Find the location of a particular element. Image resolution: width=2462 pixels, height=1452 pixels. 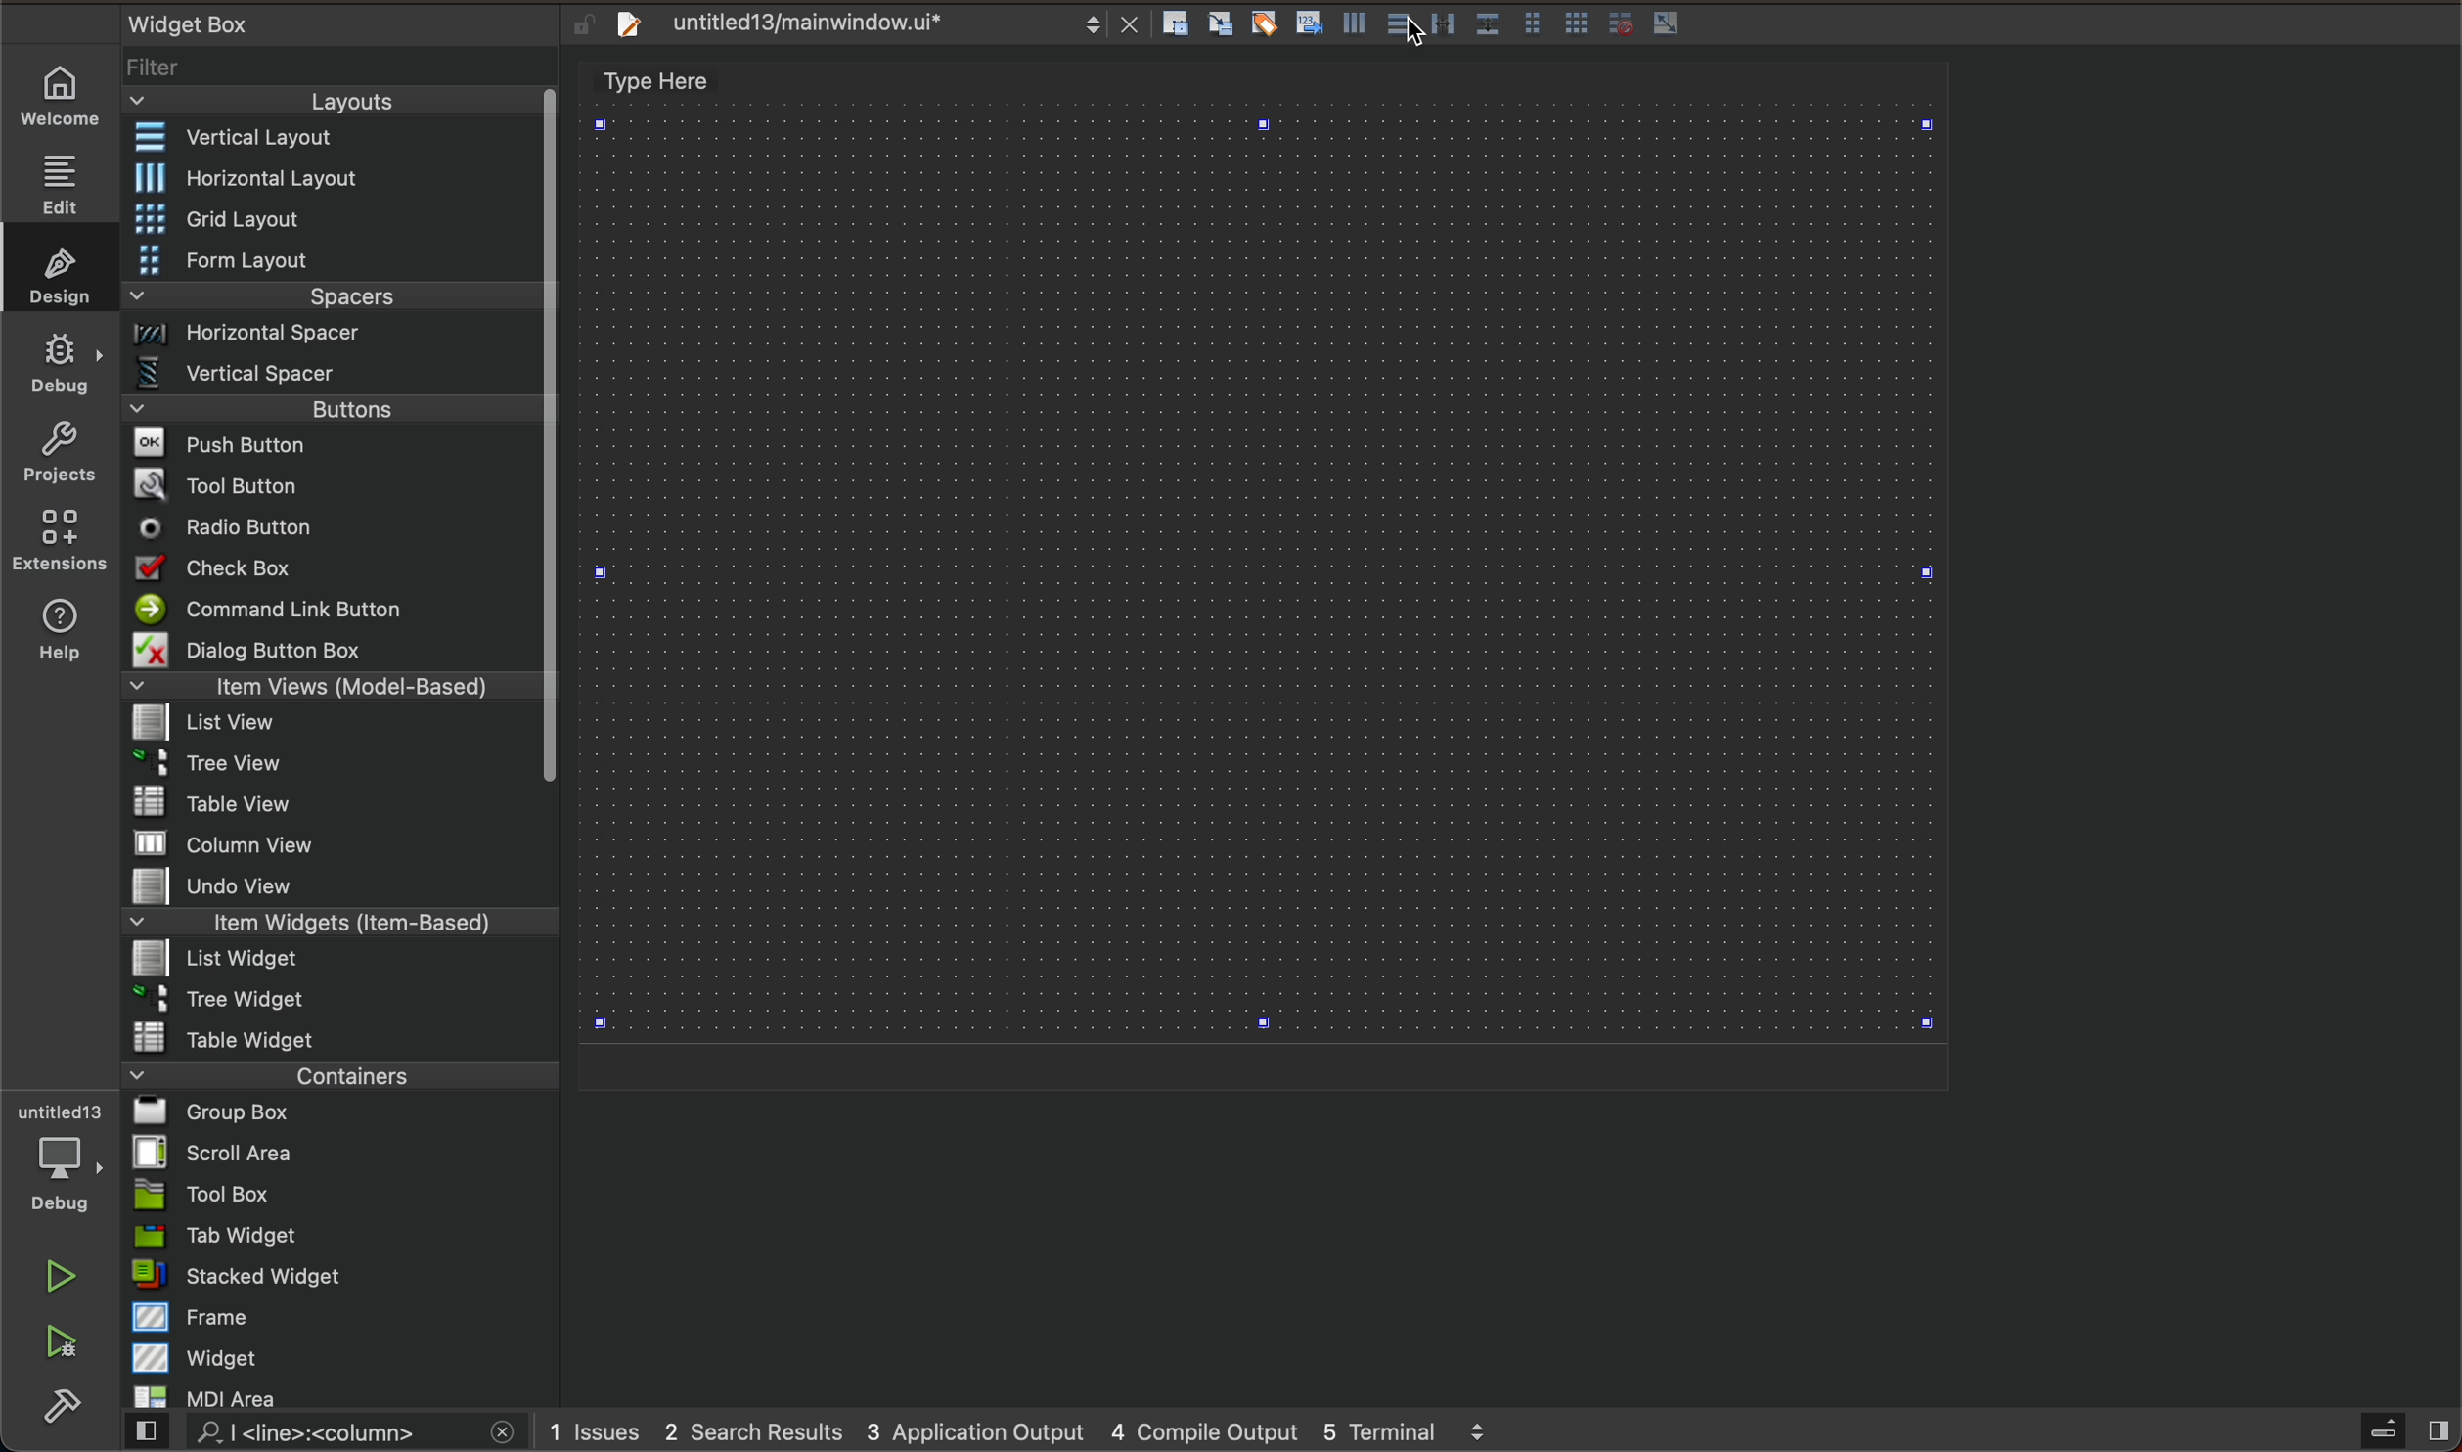

 is located at coordinates (1178, 23).